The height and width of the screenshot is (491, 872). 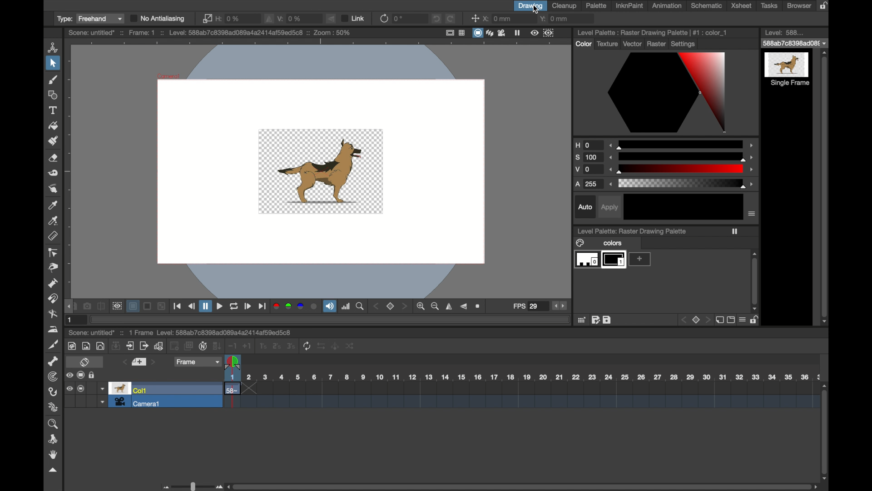 What do you see at coordinates (474, 18) in the screenshot?
I see `center` at bounding box center [474, 18].